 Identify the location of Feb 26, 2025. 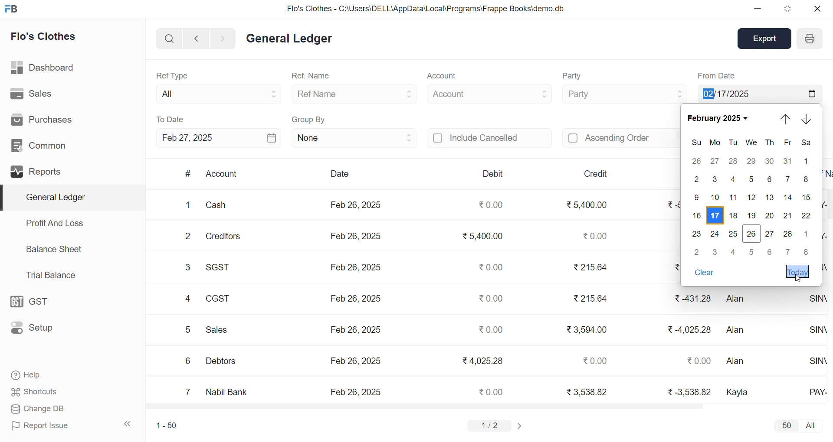
(357, 268).